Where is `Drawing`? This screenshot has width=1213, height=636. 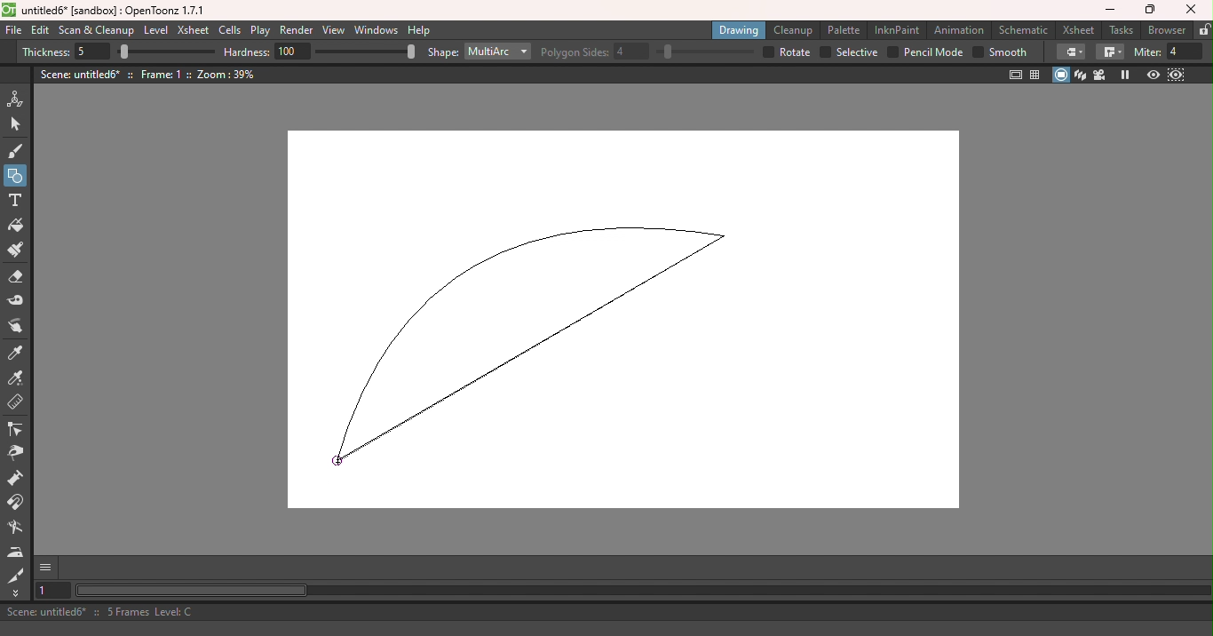 Drawing is located at coordinates (739, 30).